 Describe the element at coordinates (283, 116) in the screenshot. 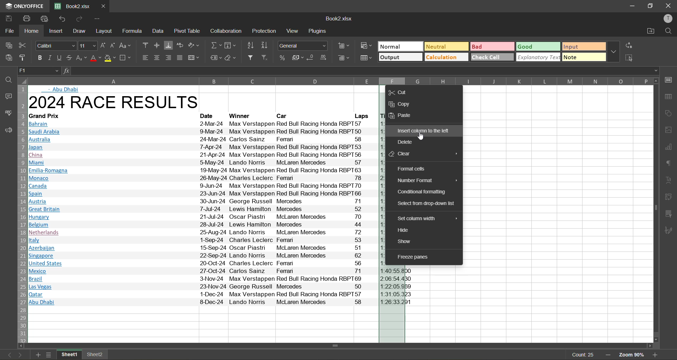

I see `Car` at that location.